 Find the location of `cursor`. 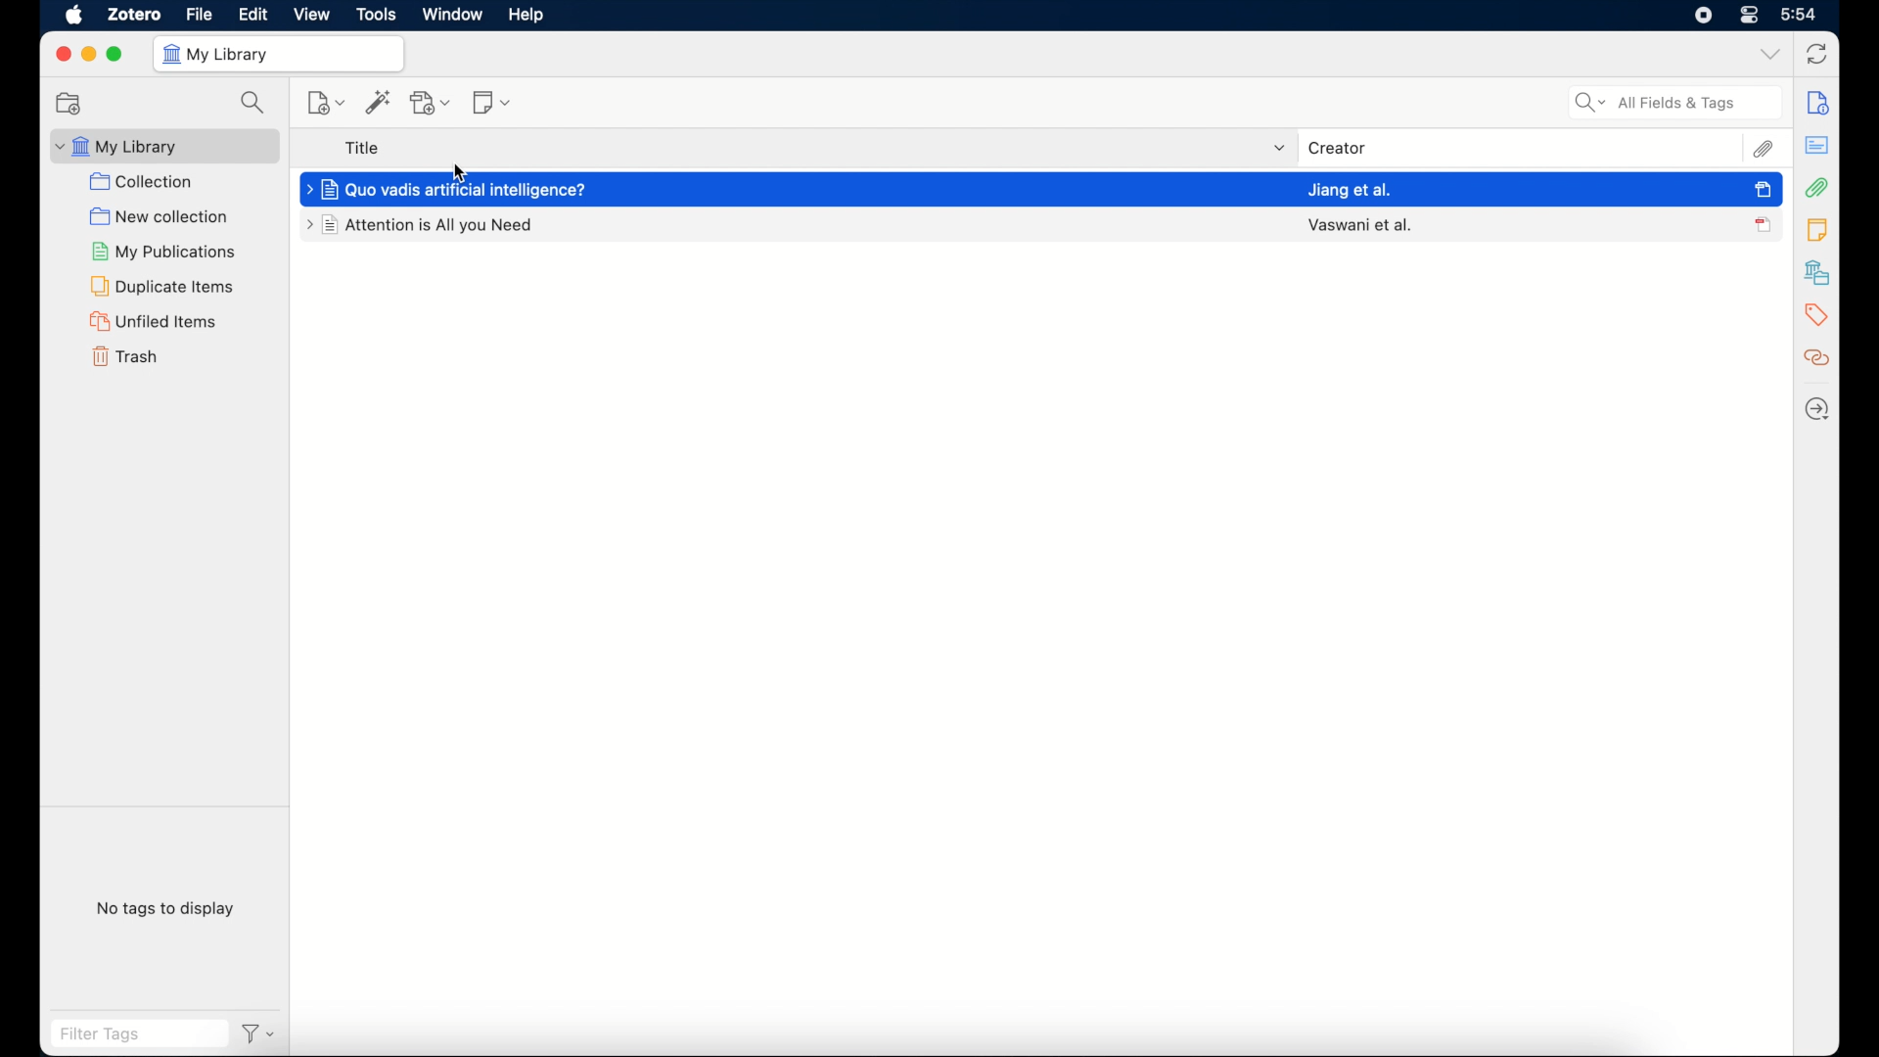

cursor is located at coordinates (458, 173).